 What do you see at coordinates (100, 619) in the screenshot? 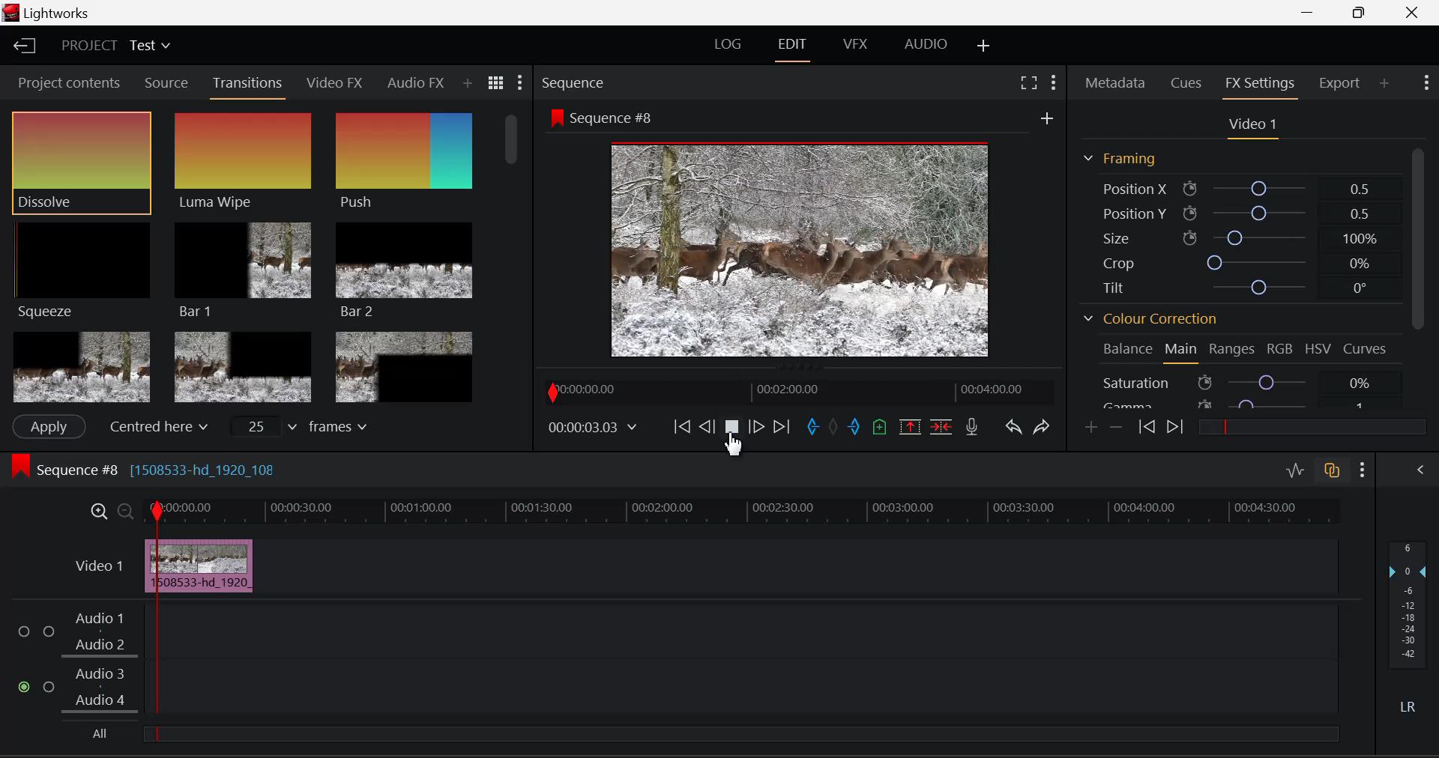
I see `Audio 1` at bounding box center [100, 619].